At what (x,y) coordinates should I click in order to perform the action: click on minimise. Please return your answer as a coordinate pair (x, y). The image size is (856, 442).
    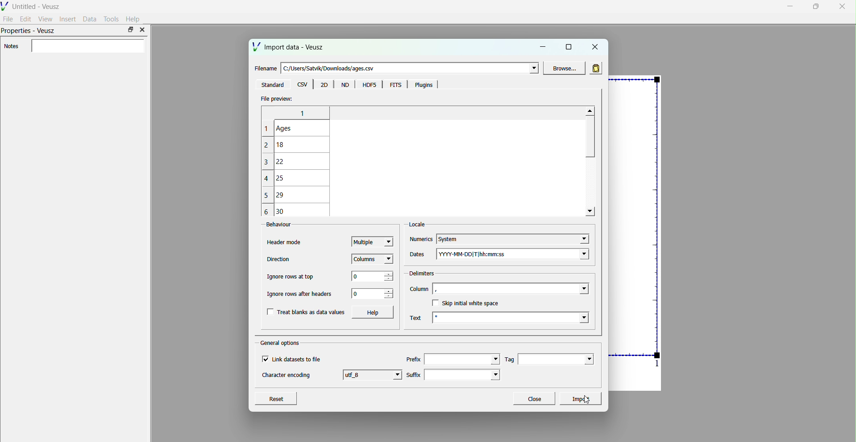
    Looking at the image, I should click on (790, 6).